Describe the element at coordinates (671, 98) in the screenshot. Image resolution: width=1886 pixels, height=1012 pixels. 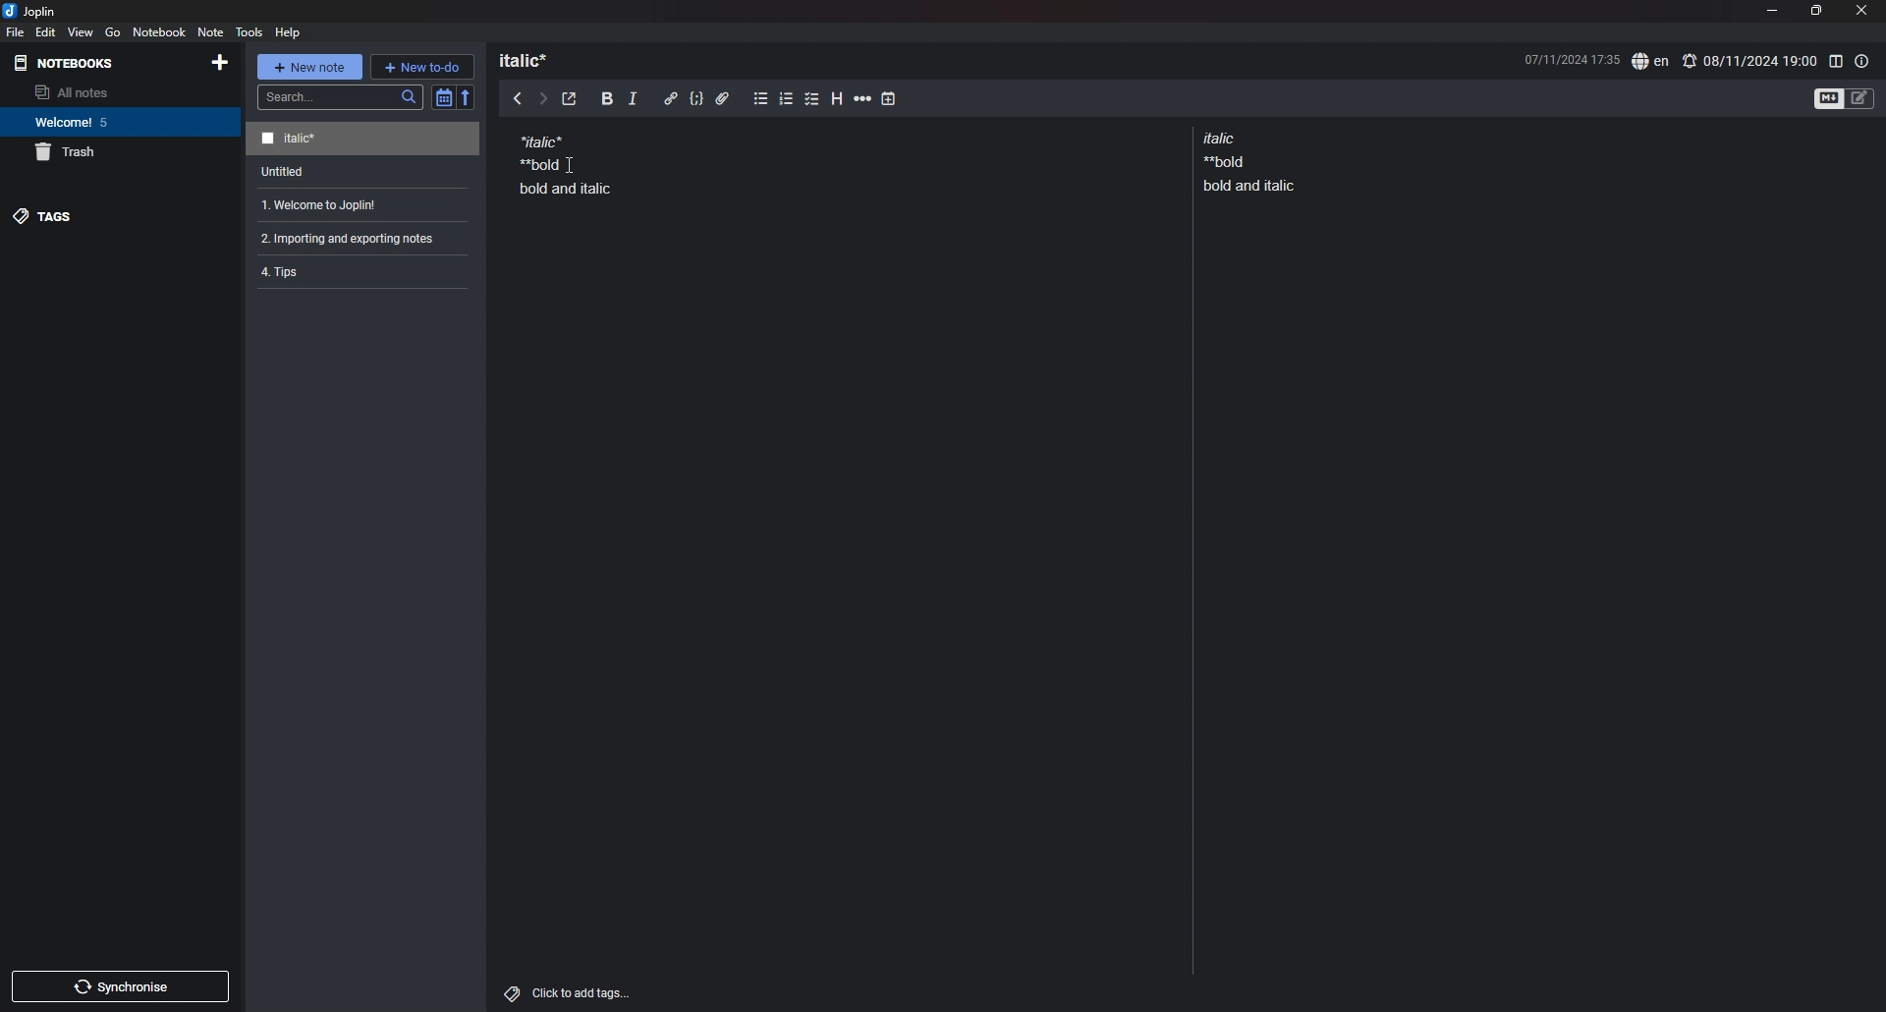
I see `hyperlink` at that location.